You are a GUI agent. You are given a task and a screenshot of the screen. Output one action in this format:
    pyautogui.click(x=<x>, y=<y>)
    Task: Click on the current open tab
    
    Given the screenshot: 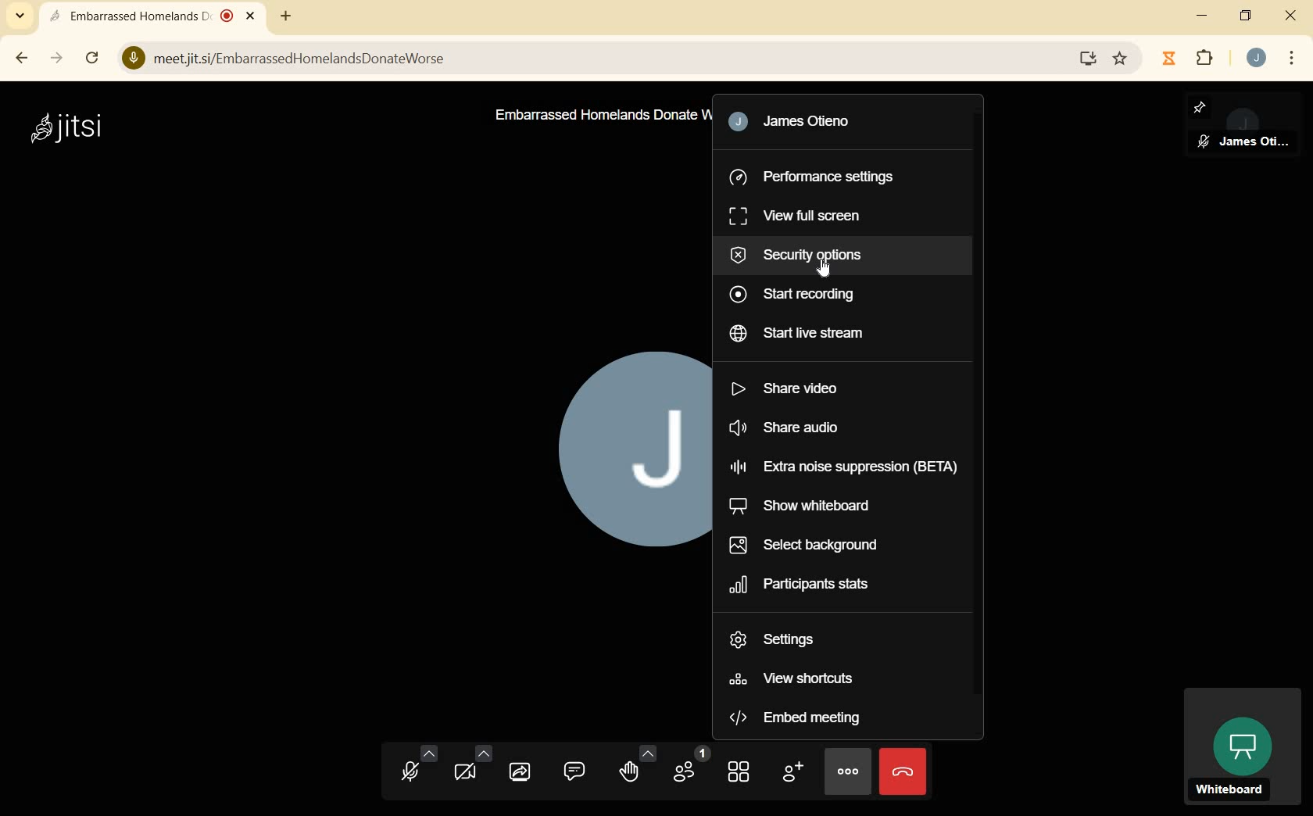 What is the action you would take?
    pyautogui.click(x=156, y=18)
    